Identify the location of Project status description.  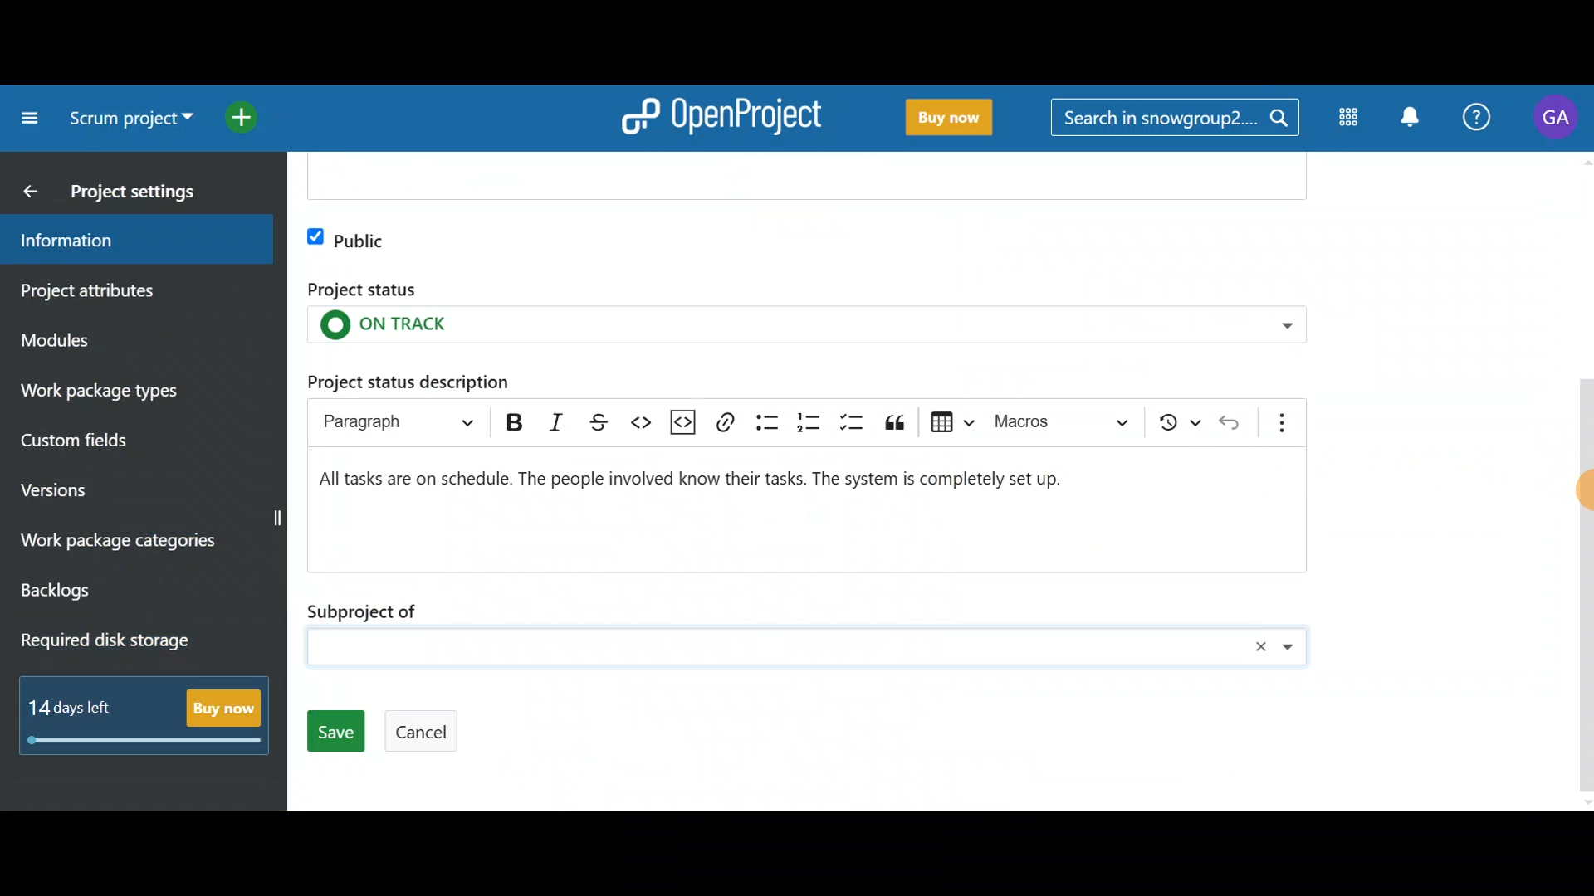
(450, 379).